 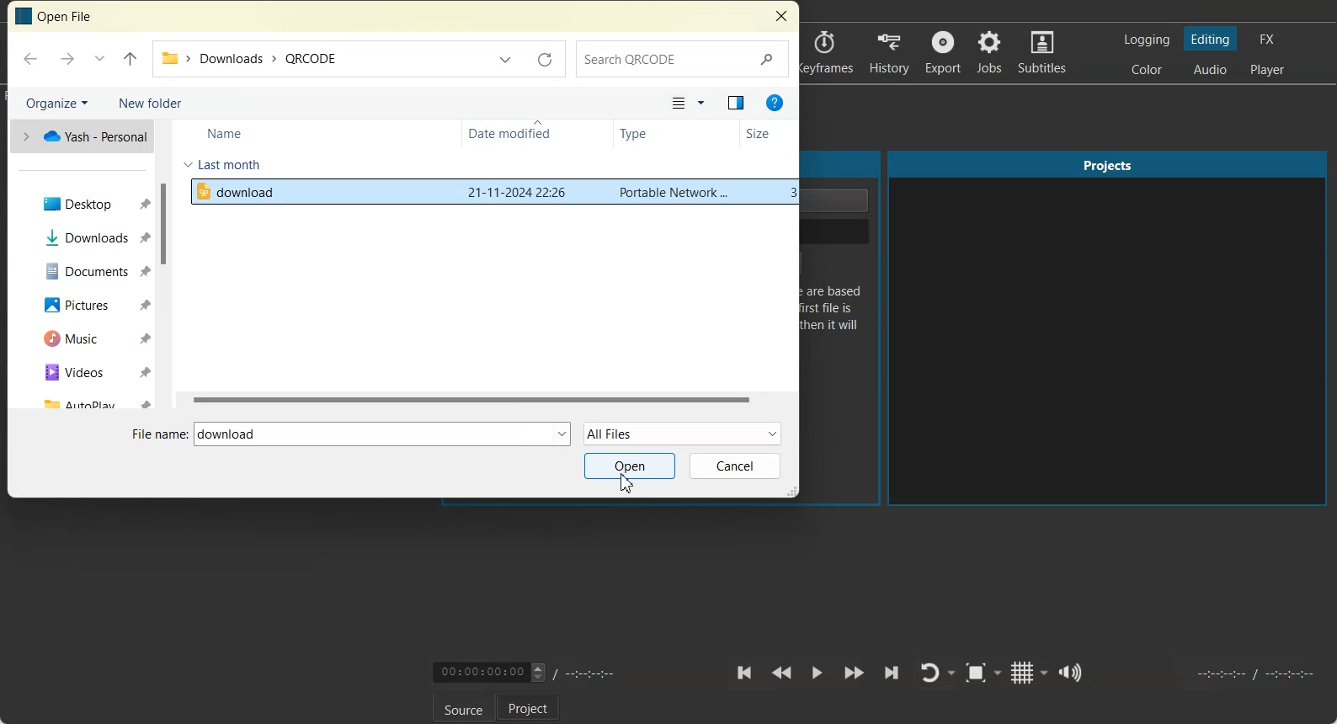 What do you see at coordinates (545, 59) in the screenshot?
I see `Refersh` at bounding box center [545, 59].